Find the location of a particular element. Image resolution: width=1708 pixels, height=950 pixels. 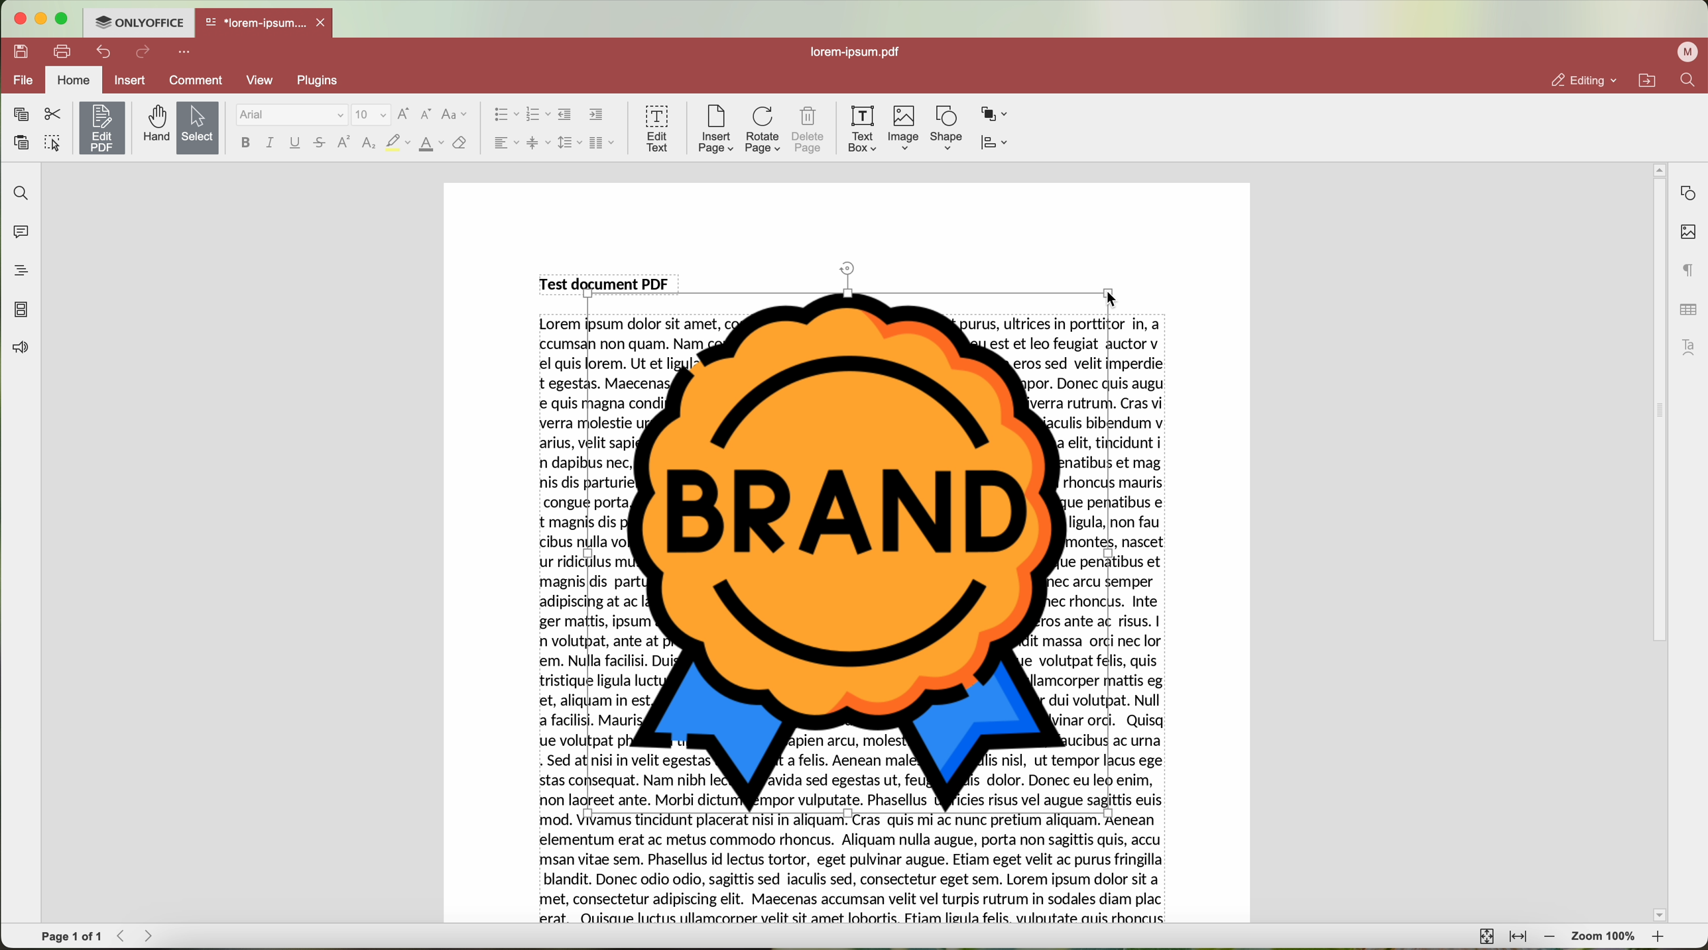

feedback & support is located at coordinates (19, 350).